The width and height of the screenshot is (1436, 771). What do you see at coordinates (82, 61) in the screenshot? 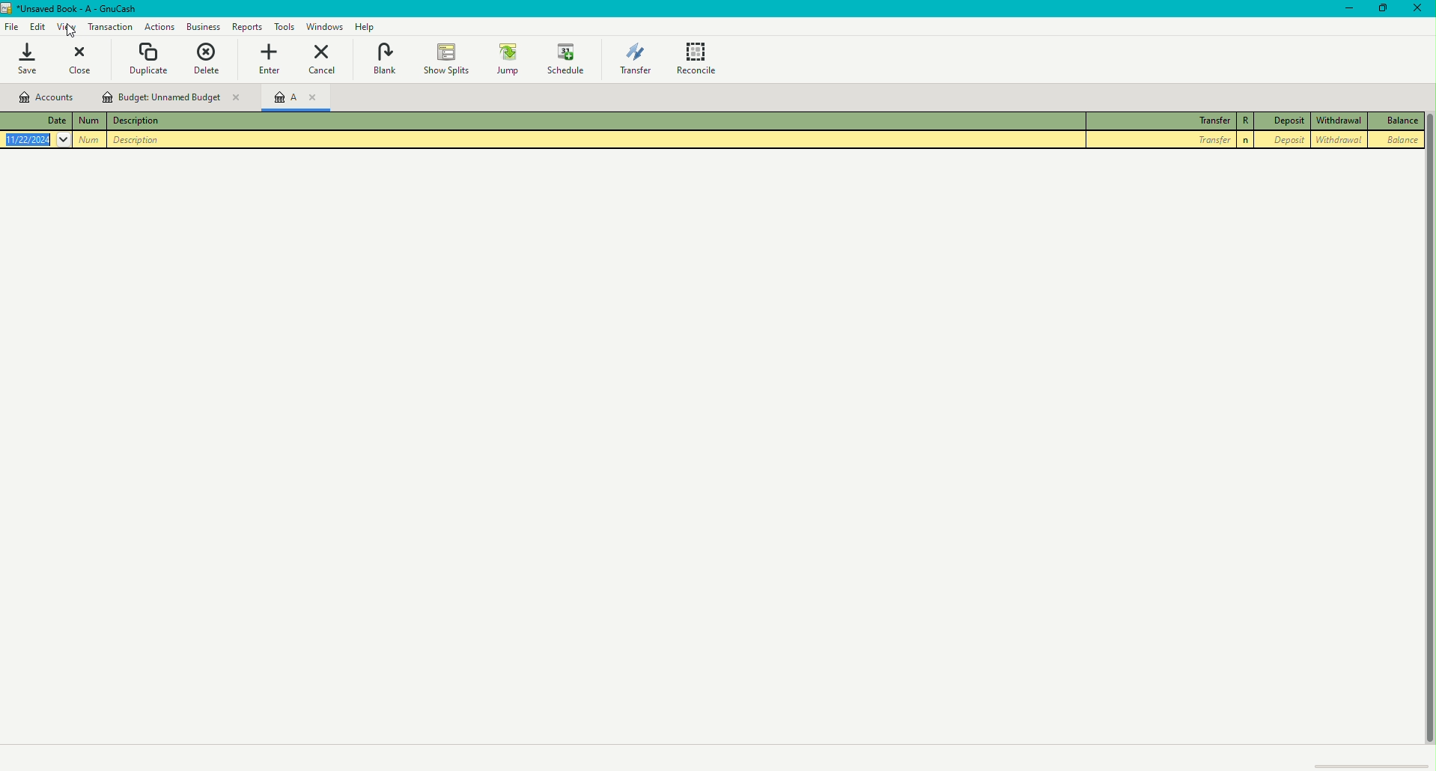
I see `Close` at bounding box center [82, 61].